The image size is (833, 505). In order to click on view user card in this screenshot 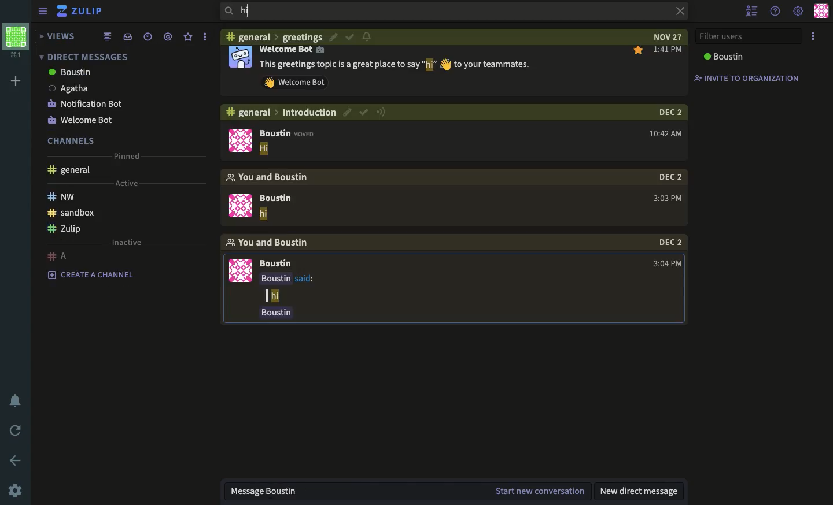, I will do `click(240, 141)`.